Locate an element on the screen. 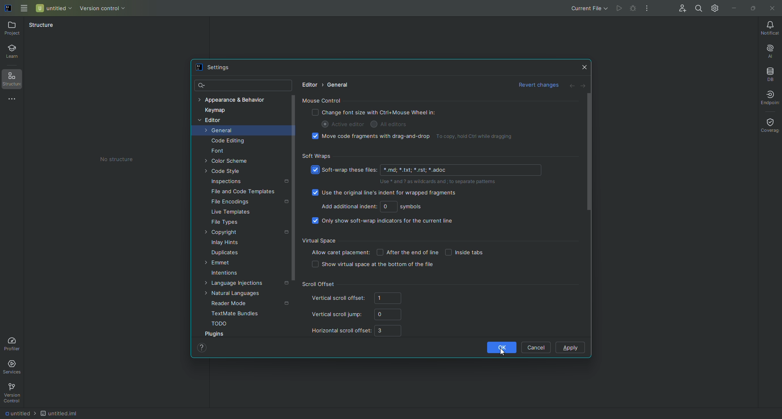  Use * and ? is located at coordinates (440, 182).